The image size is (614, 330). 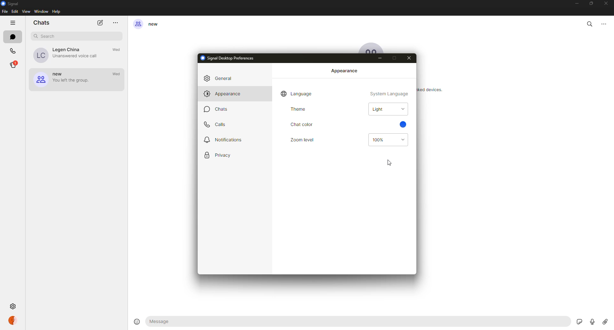 What do you see at coordinates (218, 124) in the screenshot?
I see `calls` at bounding box center [218, 124].